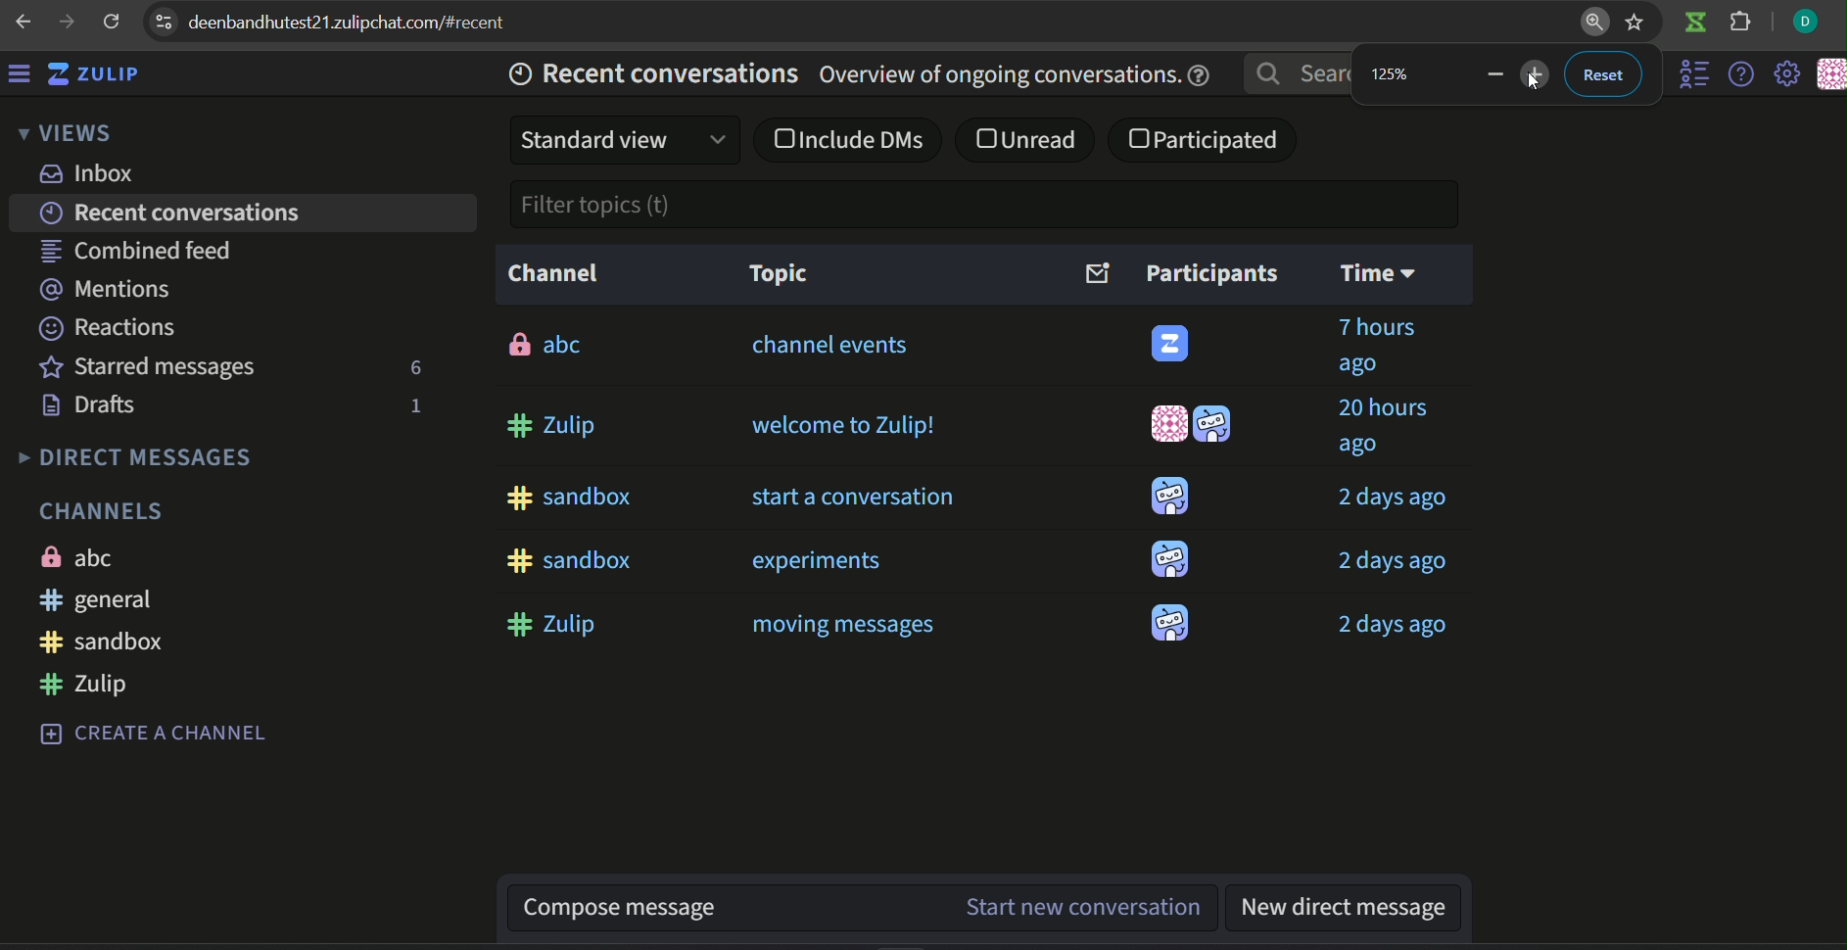 This screenshot has width=1847, height=950. What do you see at coordinates (593, 204) in the screenshot?
I see `filter topics` at bounding box center [593, 204].